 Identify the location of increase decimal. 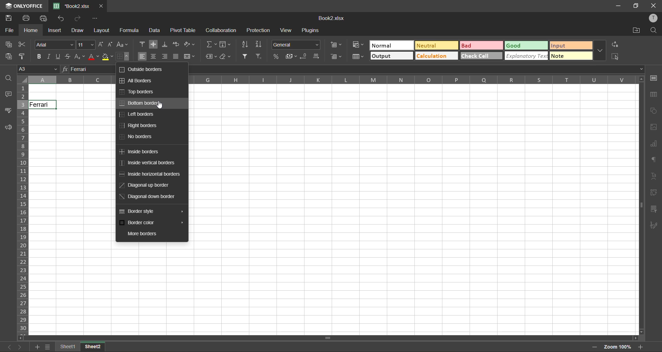
(318, 57).